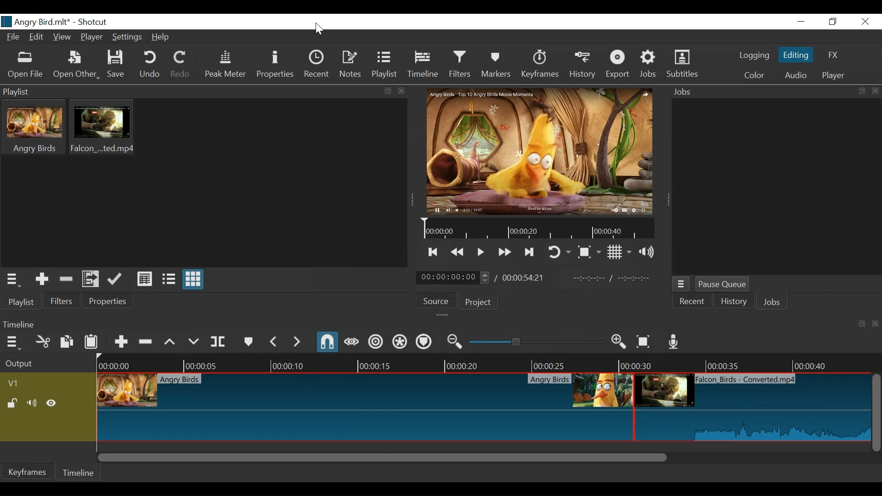  Describe the element at coordinates (67, 342) in the screenshot. I see `Copy` at that location.